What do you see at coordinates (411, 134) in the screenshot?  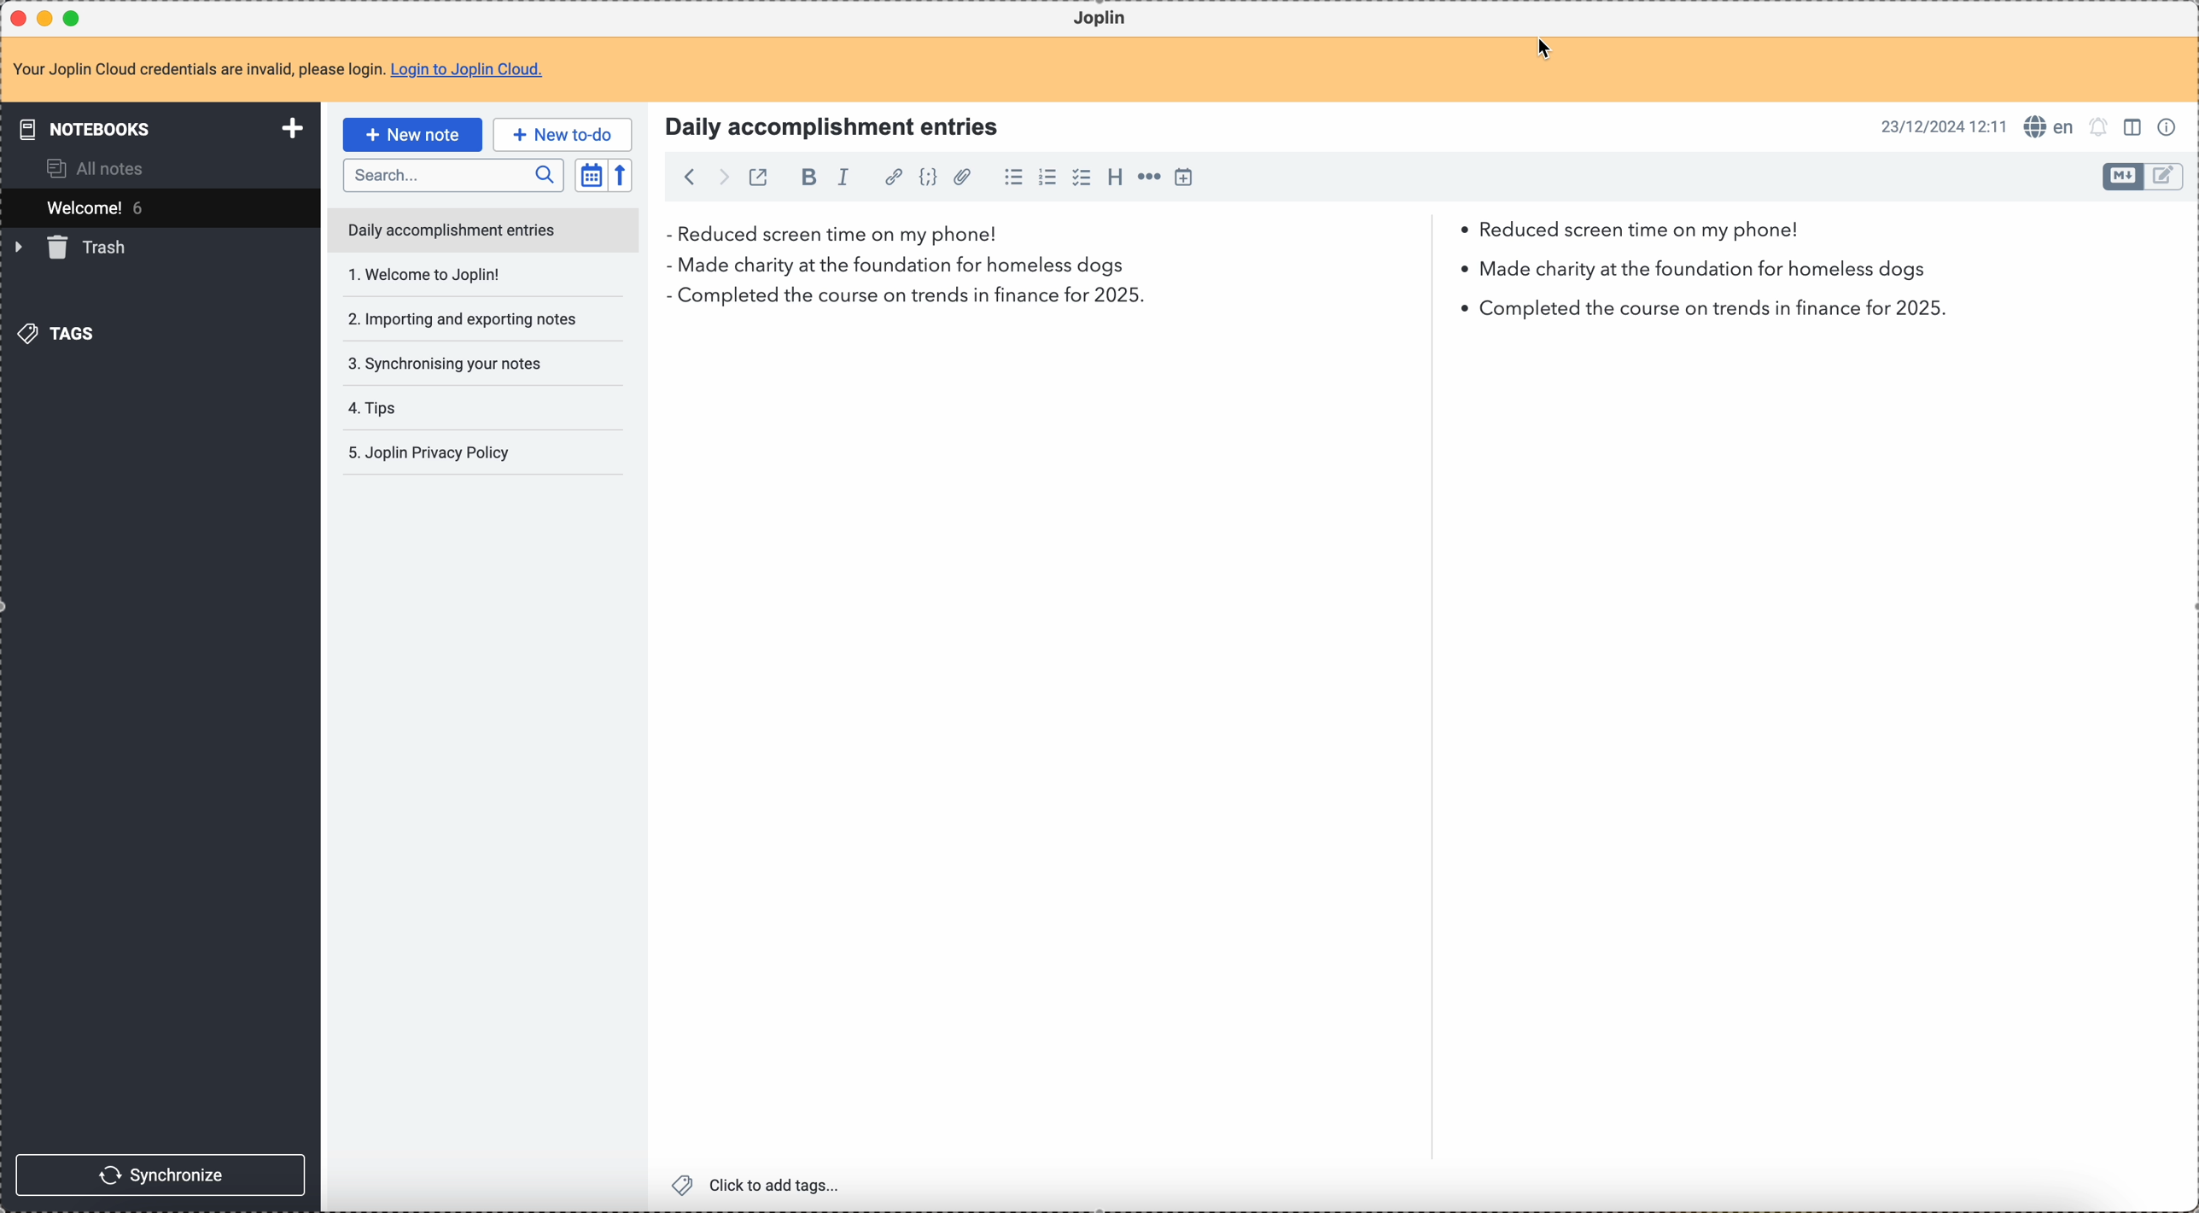 I see `click on new note` at bounding box center [411, 134].